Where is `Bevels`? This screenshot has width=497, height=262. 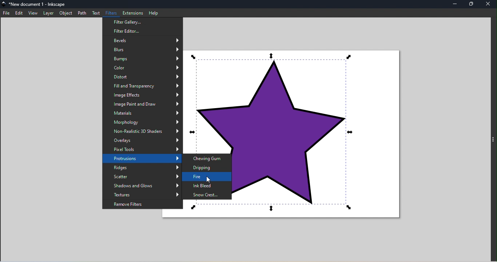 Bevels is located at coordinates (143, 40).